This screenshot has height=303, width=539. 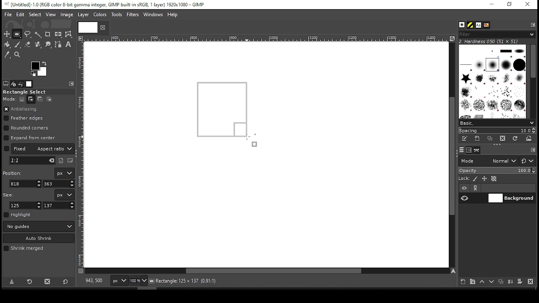 What do you see at coordinates (488, 162) in the screenshot?
I see `mode` at bounding box center [488, 162].